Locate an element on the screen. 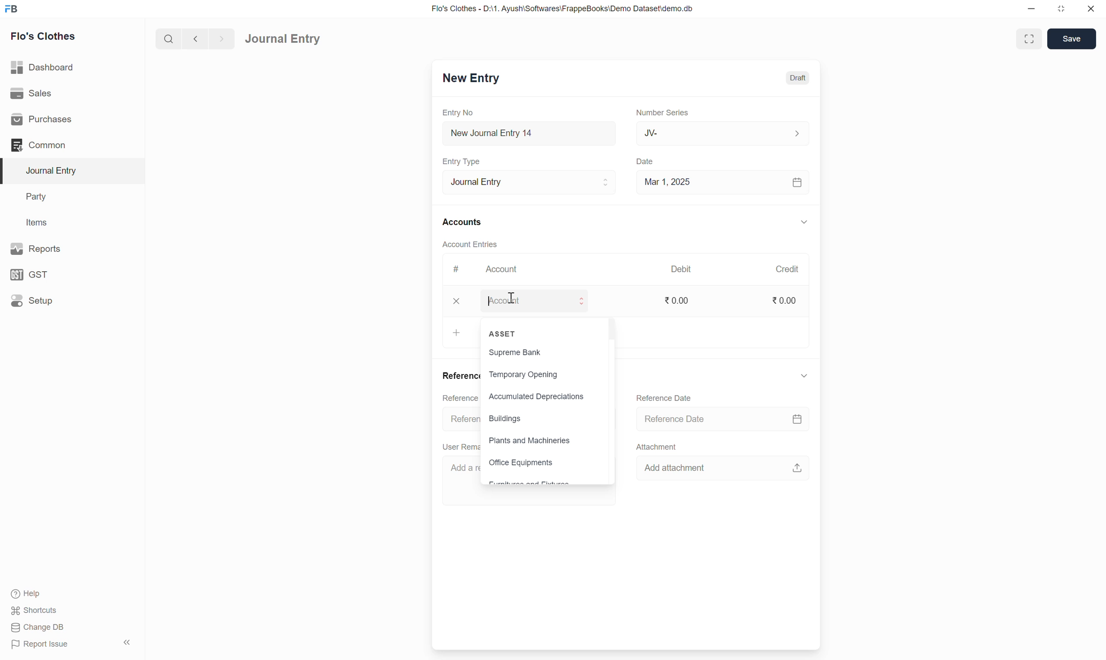 The image size is (1106, 660). + is located at coordinates (457, 332).